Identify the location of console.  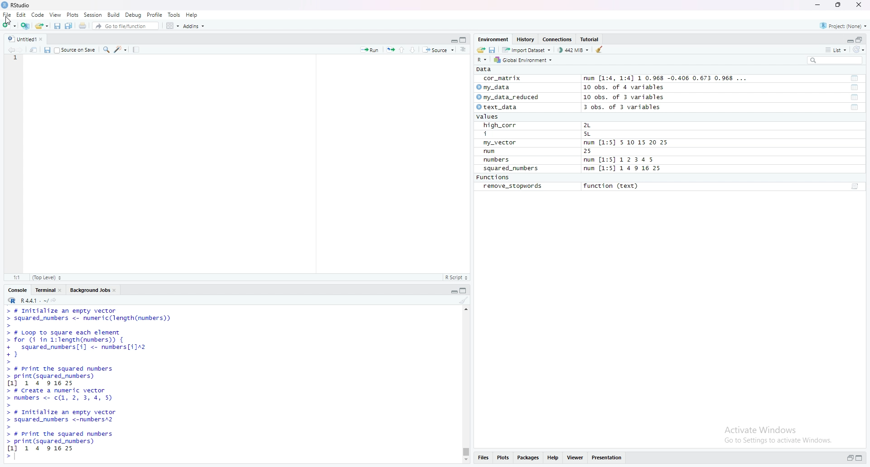
(16, 291).